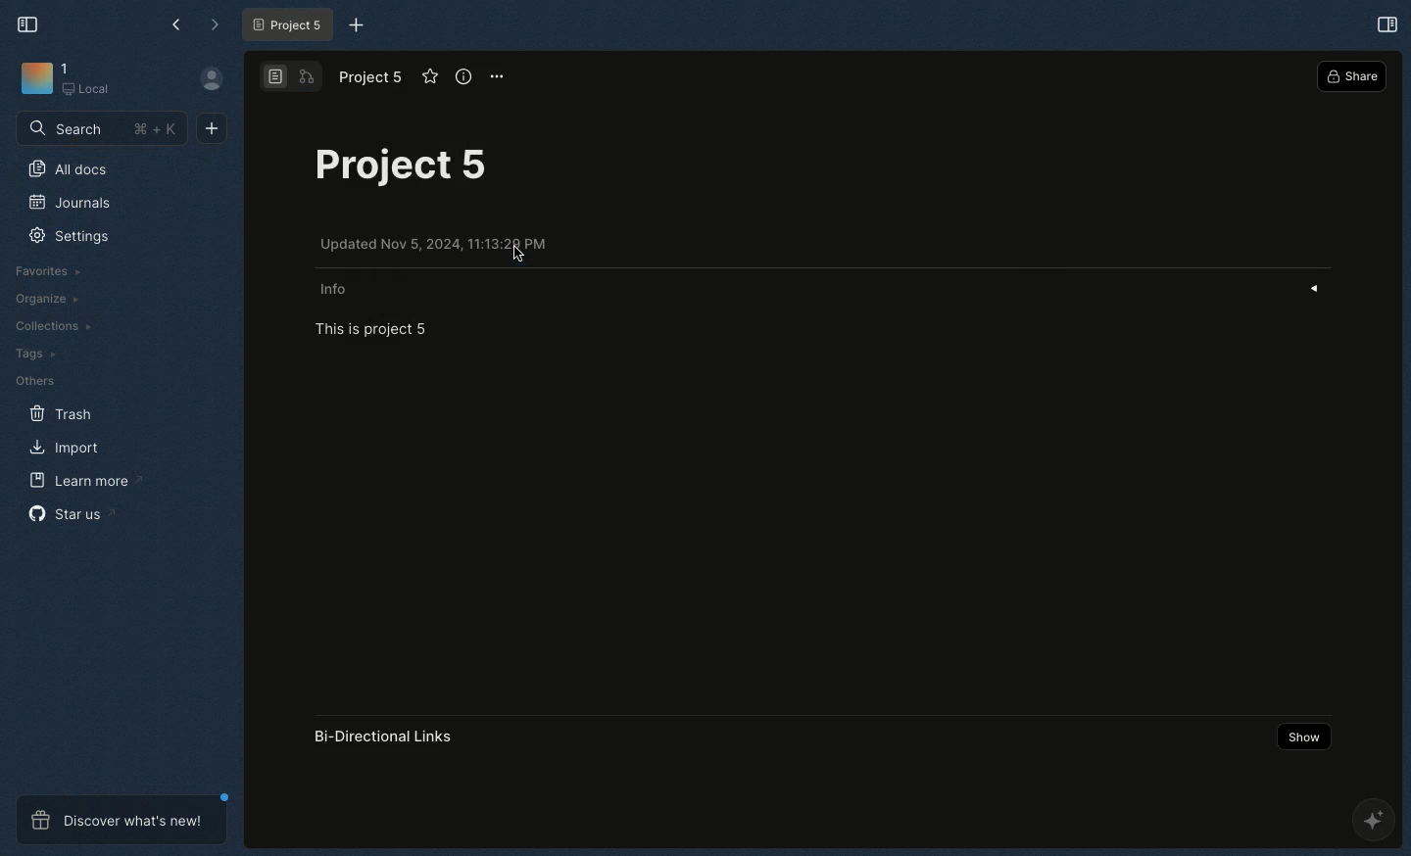 This screenshot has width=1411, height=856. What do you see at coordinates (212, 128) in the screenshot?
I see `New document` at bounding box center [212, 128].